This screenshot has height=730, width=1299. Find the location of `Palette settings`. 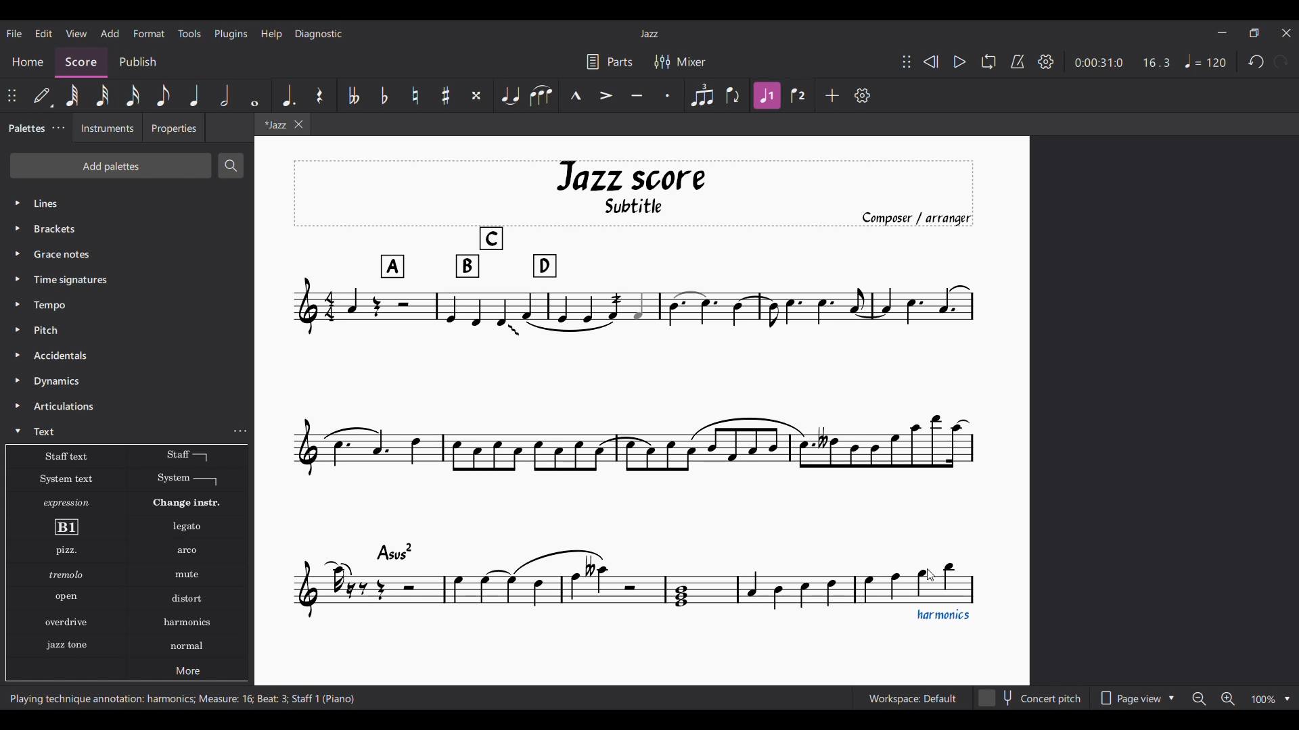

Palette settings is located at coordinates (58, 128).